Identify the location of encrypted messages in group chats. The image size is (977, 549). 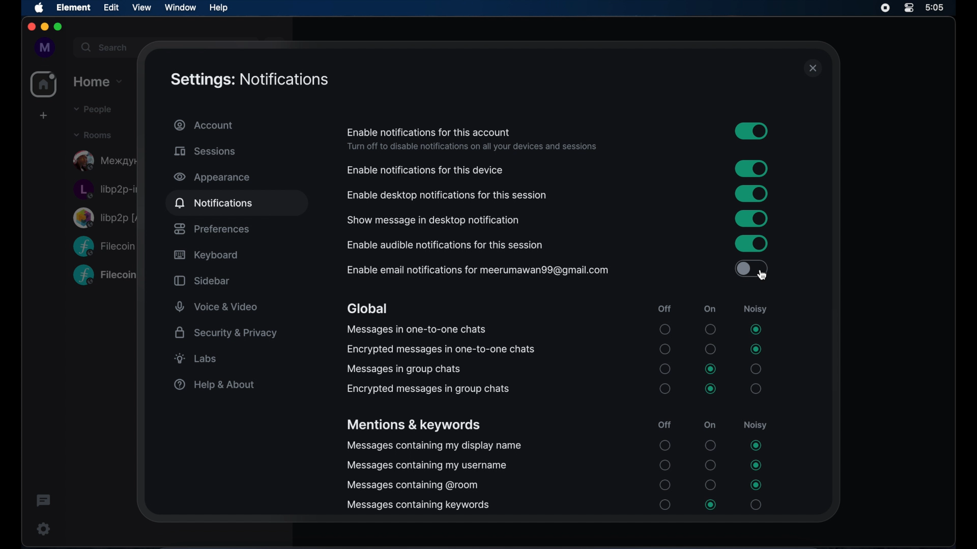
(428, 389).